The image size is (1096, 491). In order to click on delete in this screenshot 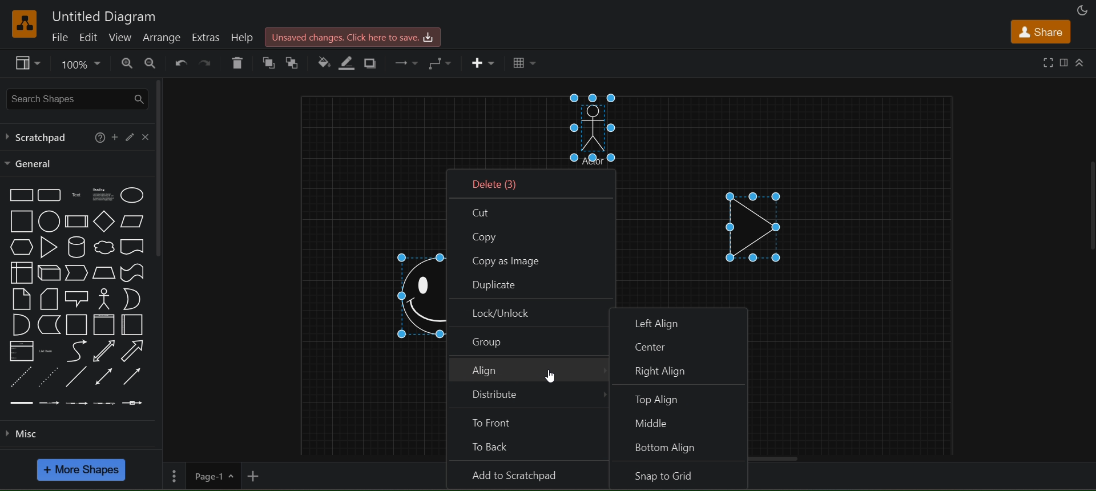, I will do `click(535, 182)`.